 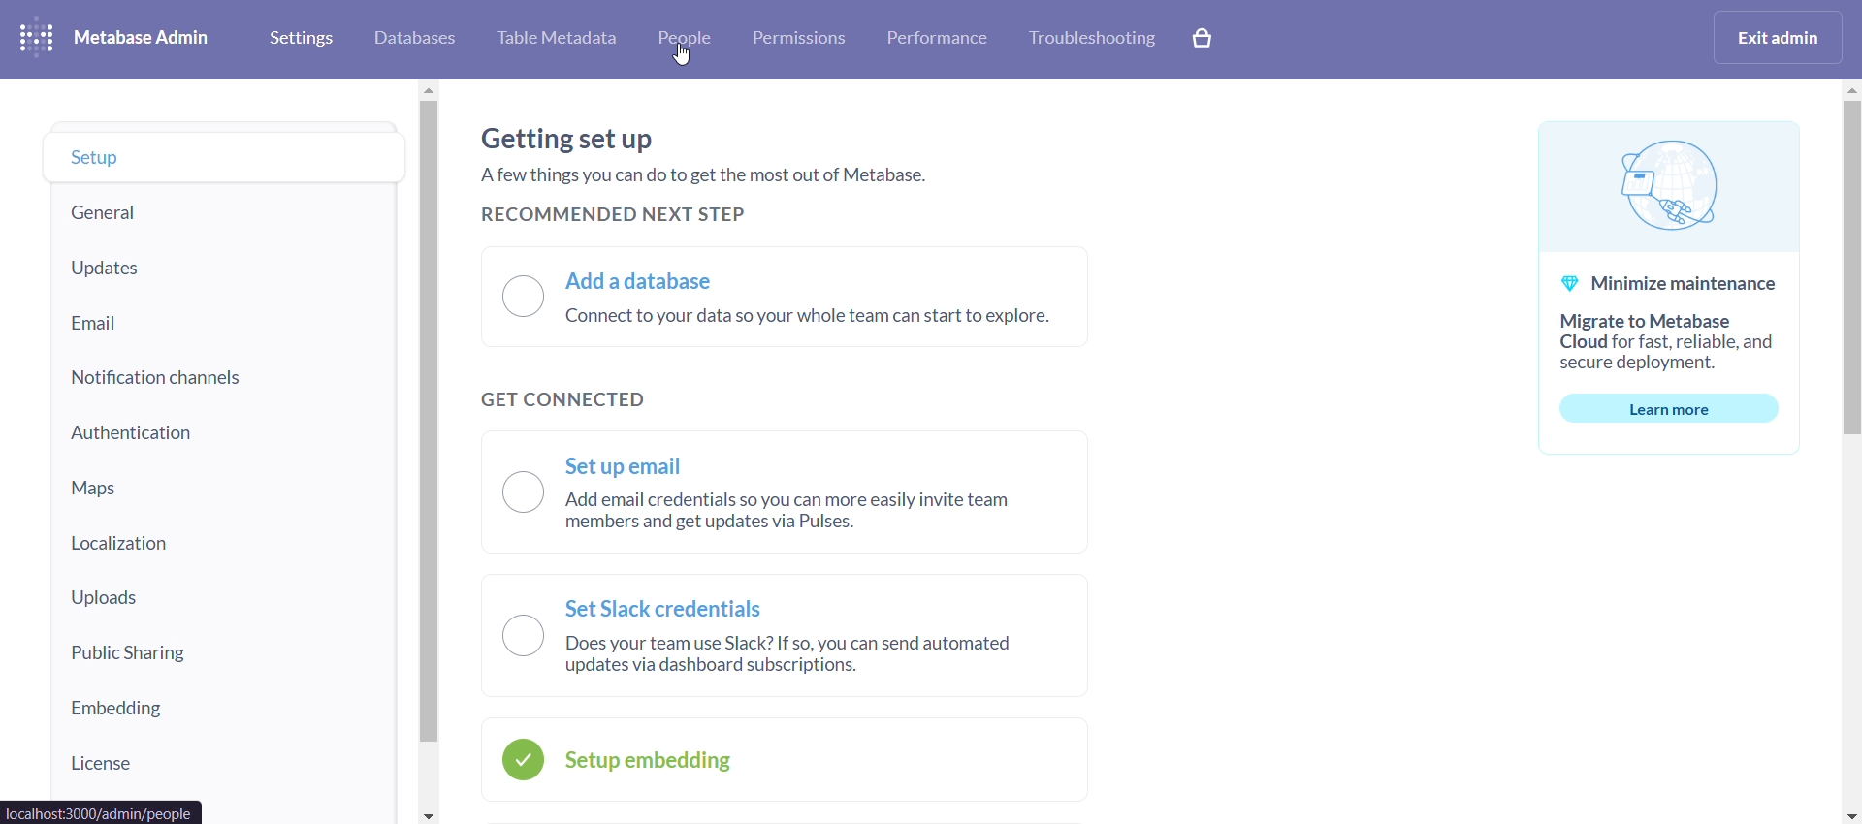 I want to click on setup embedding, so click(x=782, y=761).